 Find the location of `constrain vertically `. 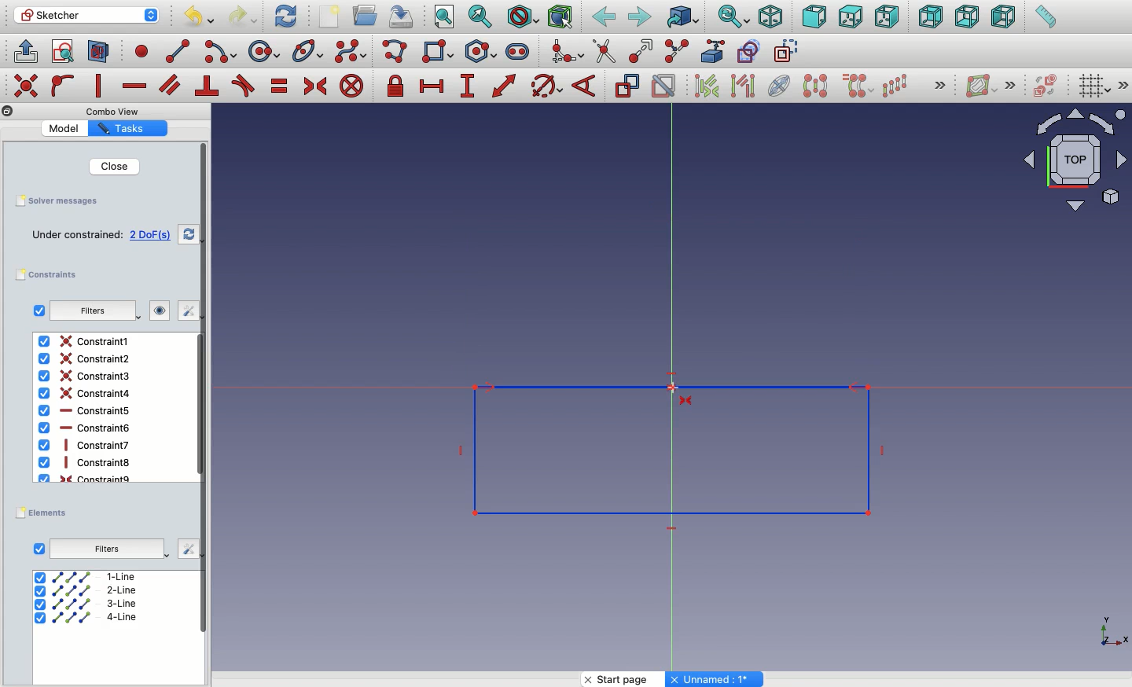

constrain vertically  is located at coordinates (102, 86).